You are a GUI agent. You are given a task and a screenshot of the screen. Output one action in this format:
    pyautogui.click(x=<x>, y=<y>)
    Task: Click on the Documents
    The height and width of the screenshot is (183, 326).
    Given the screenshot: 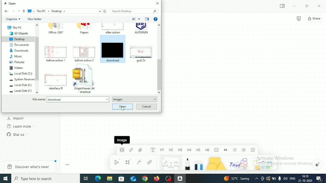 What is the action you would take?
    pyautogui.click(x=17, y=45)
    